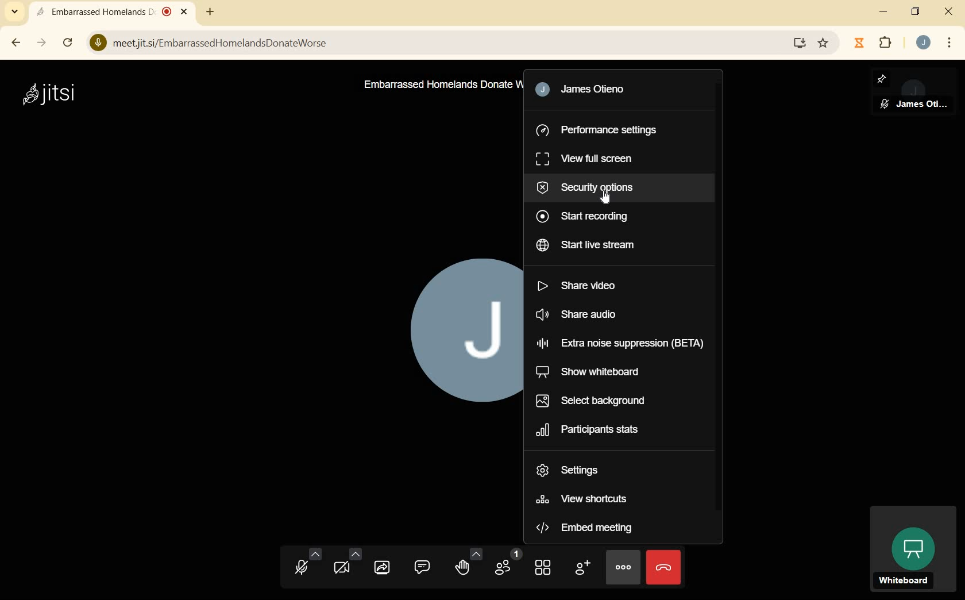  What do you see at coordinates (885, 13) in the screenshot?
I see `minimize` at bounding box center [885, 13].